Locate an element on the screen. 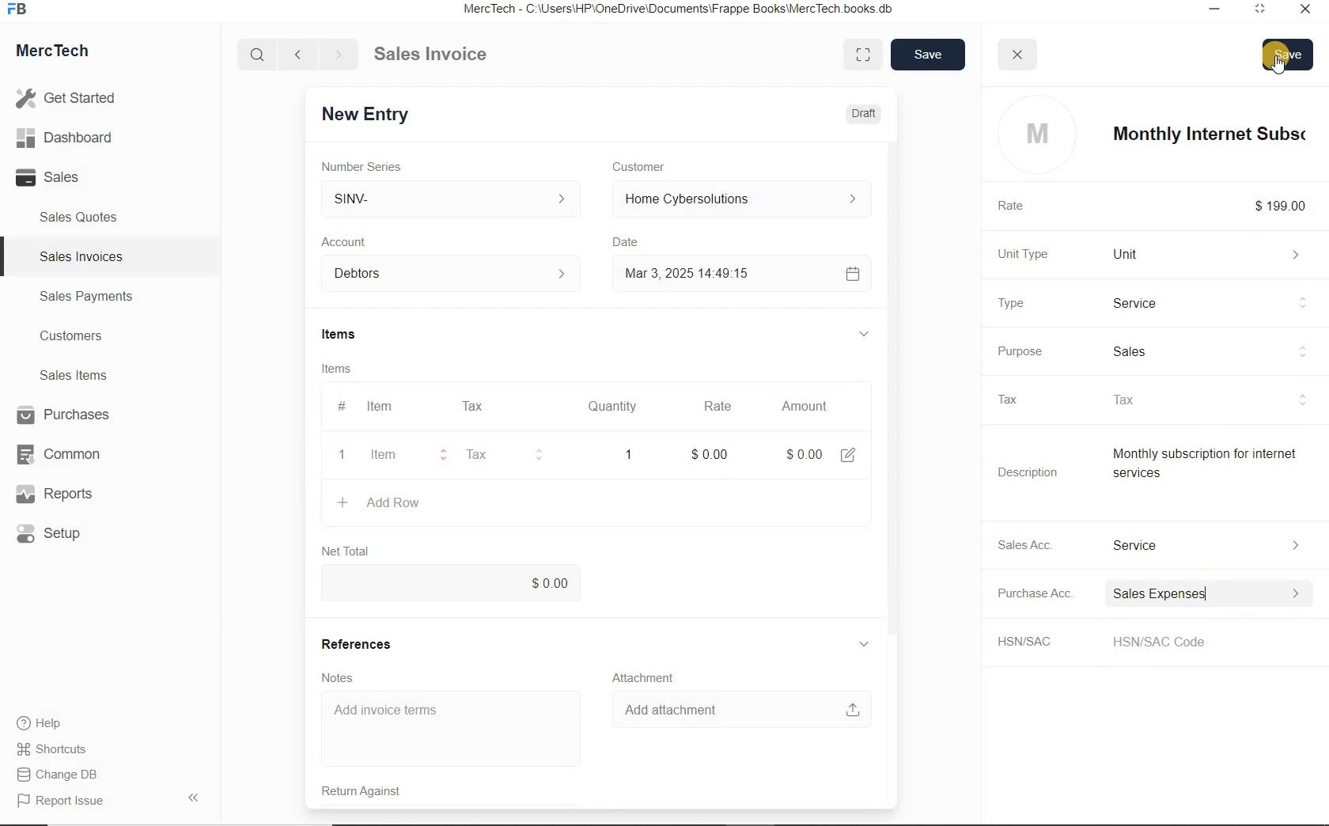 The width and height of the screenshot is (1329, 826). Date is located at coordinates (629, 242).